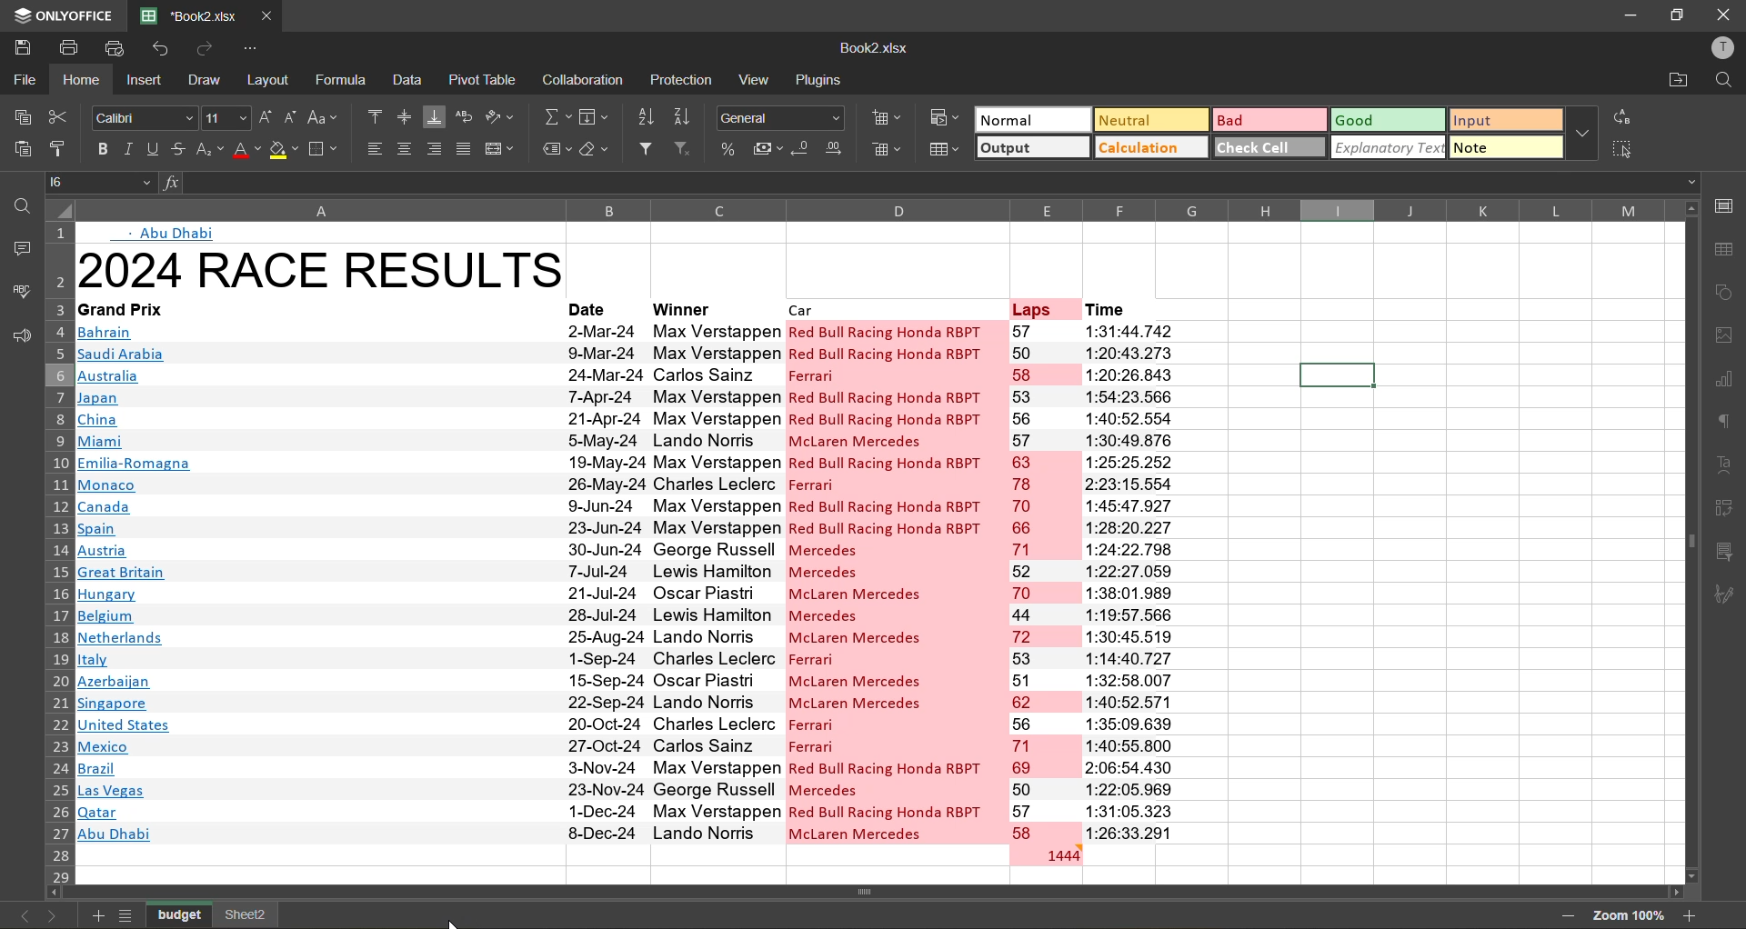  What do you see at coordinates (871, 47) in the screenshot?
I see `file name` at bounding box center [871, 47].